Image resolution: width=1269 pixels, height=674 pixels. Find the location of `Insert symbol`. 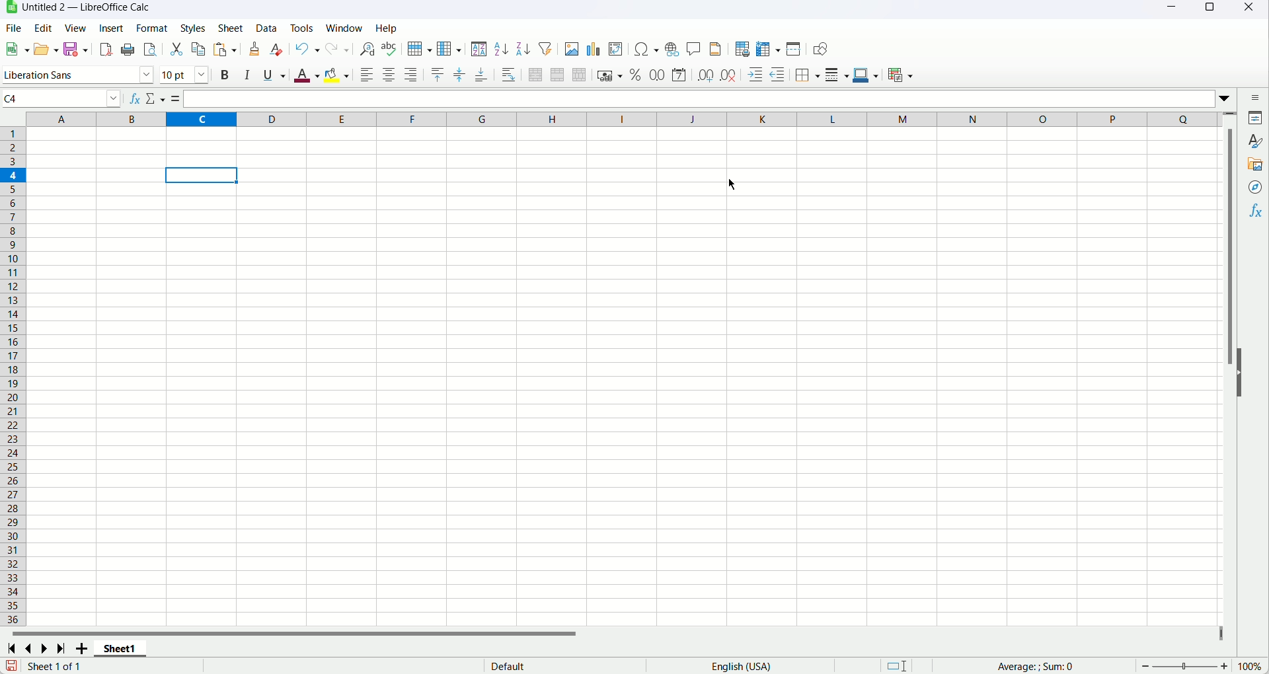

Insert symbol is located at coordinates (648, 48).